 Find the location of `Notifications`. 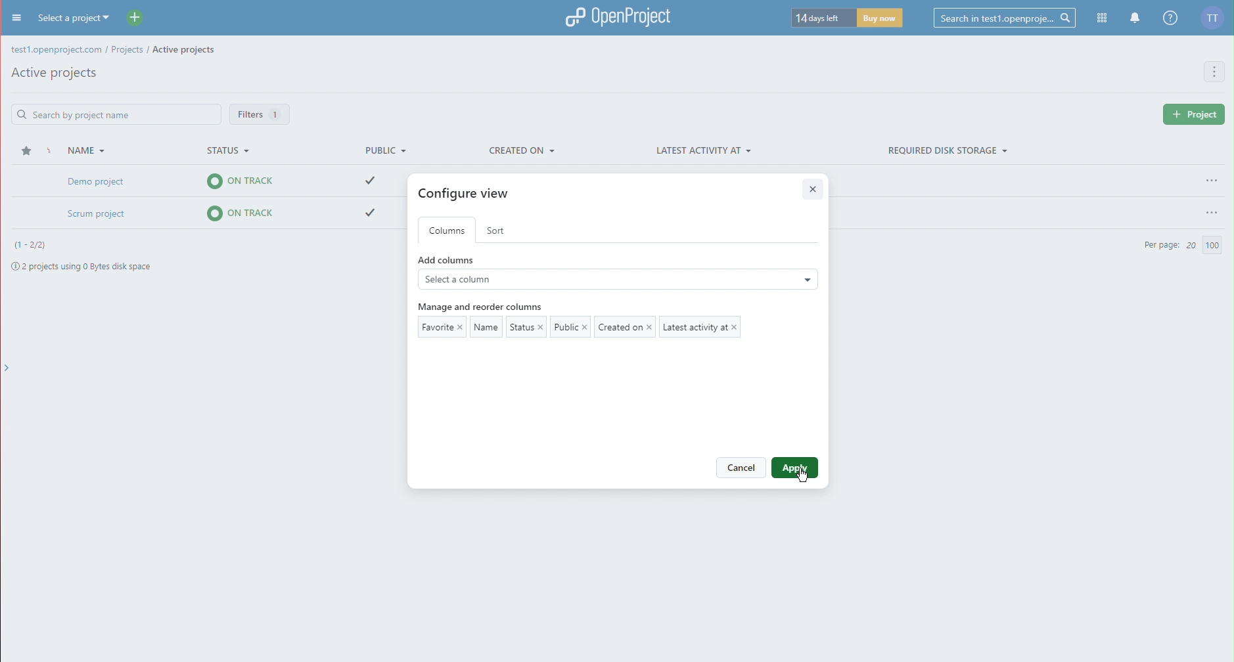

Notifications is located at coordinates (1133, 19).